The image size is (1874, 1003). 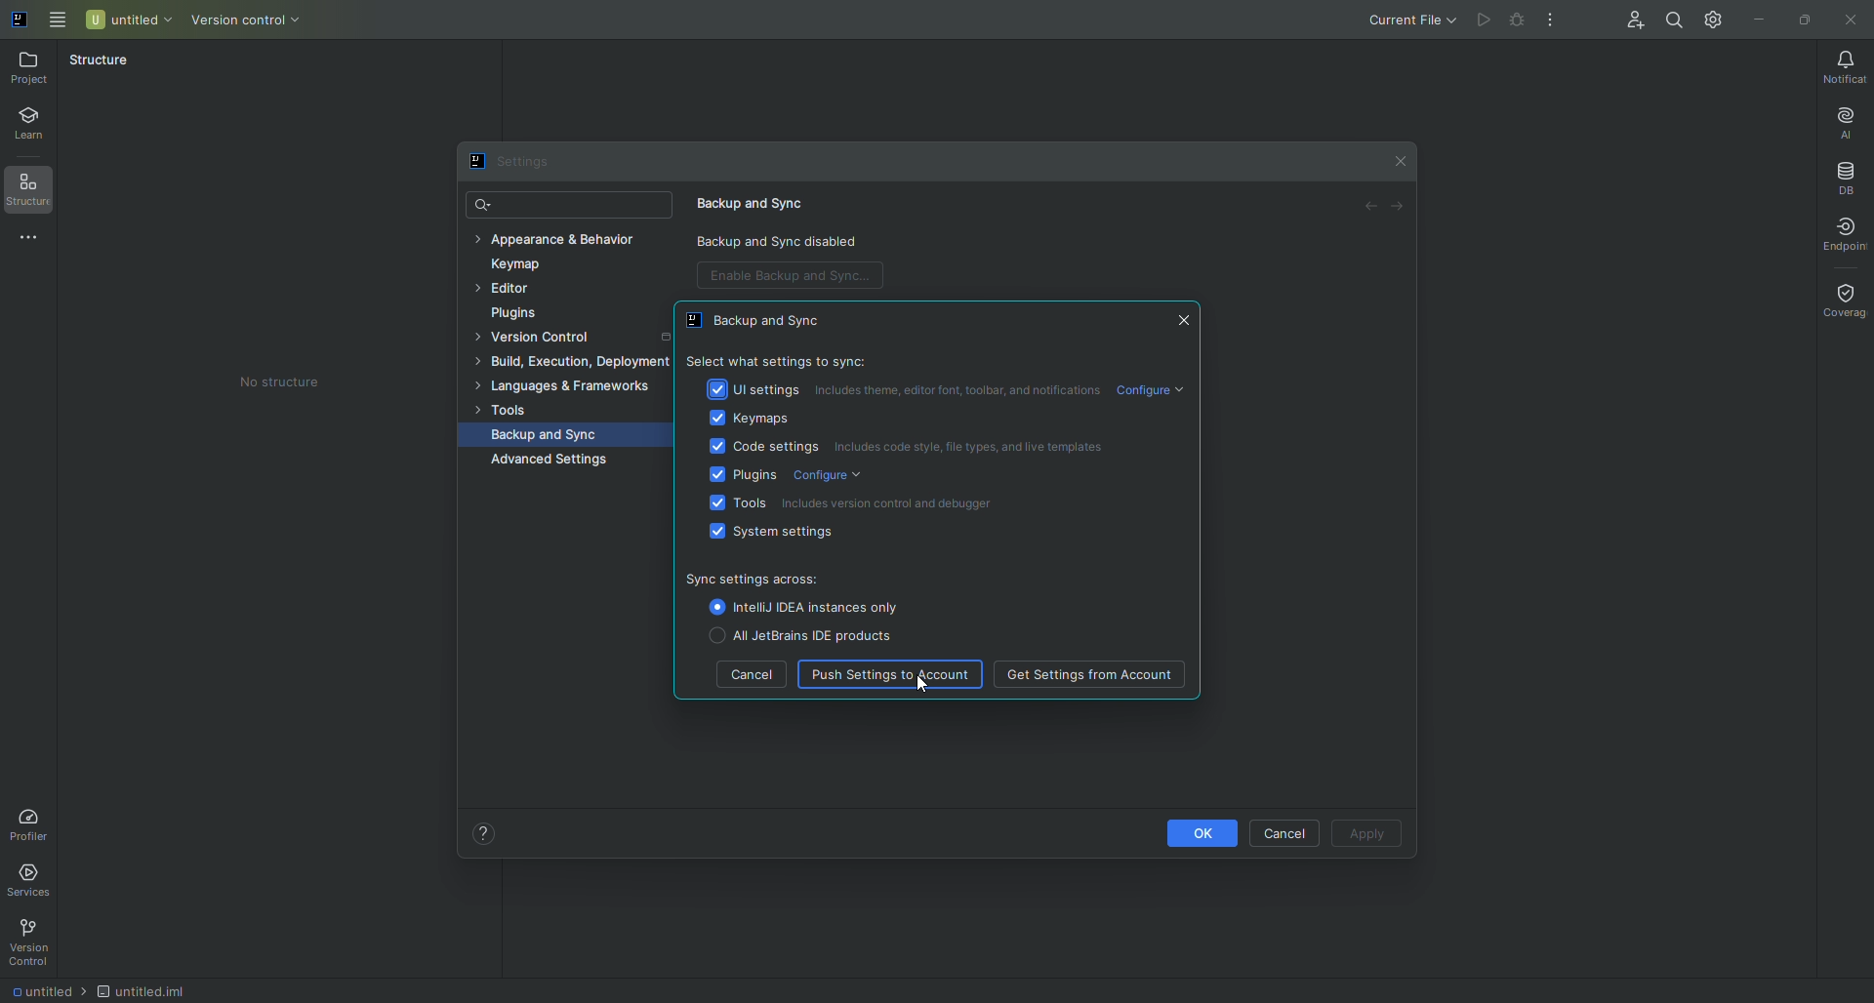 What do you see at coordinates (513, 293) in the screenshot?
I see `Editor` at bounding box center [513, 293].